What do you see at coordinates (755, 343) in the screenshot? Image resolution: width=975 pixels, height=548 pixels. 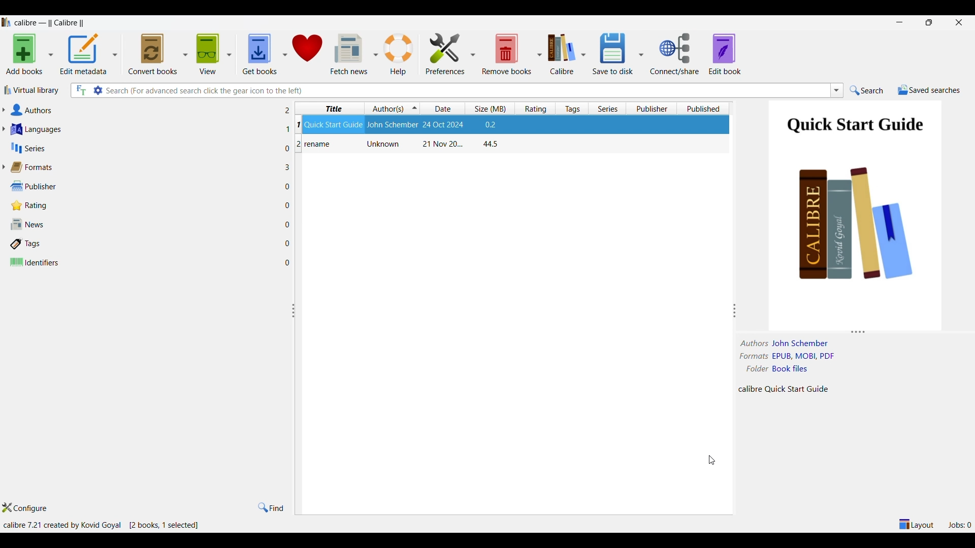 I see `authors` at bounding box center [755, 343].